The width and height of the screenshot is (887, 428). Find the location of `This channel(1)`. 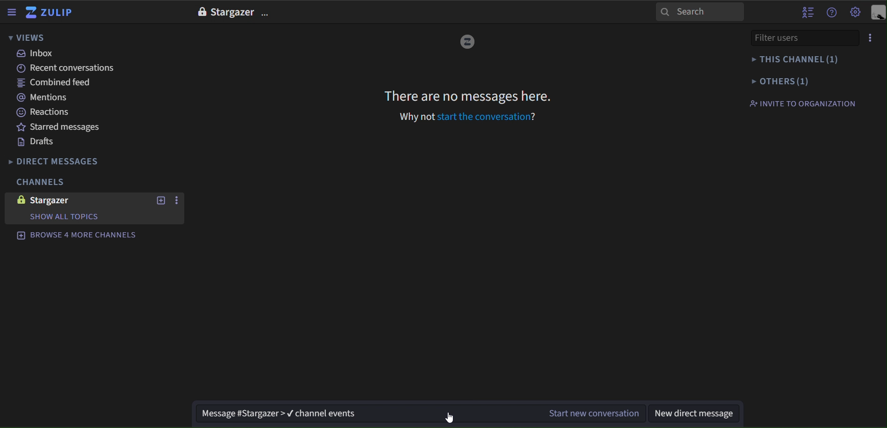

This channel(1) is located at coordinates (799, 59).